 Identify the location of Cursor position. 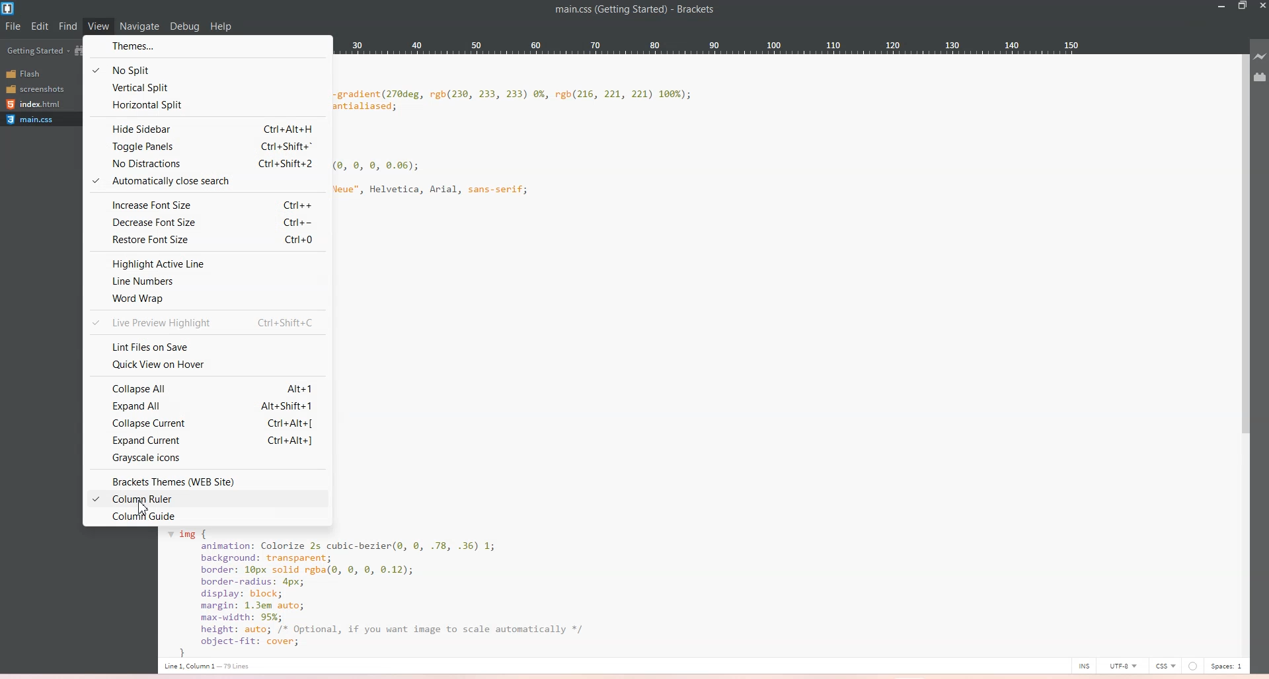
(211, 667).